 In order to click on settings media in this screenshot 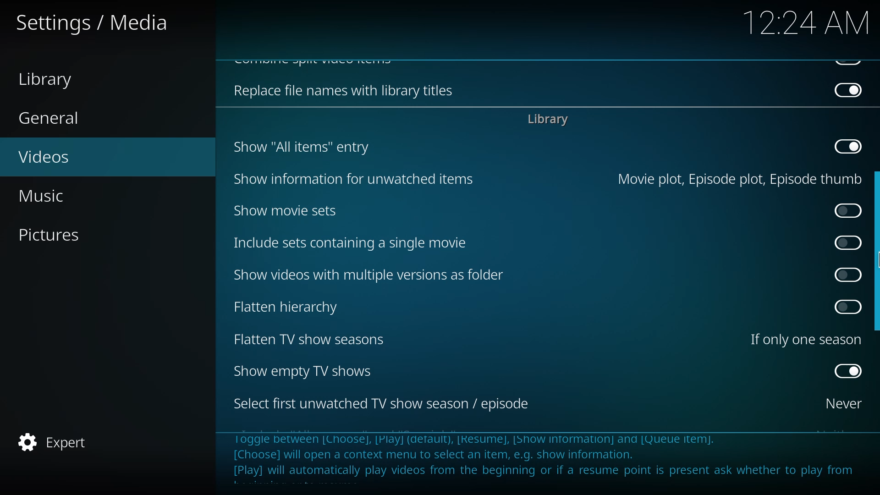, I will do `click(97, 22)`.